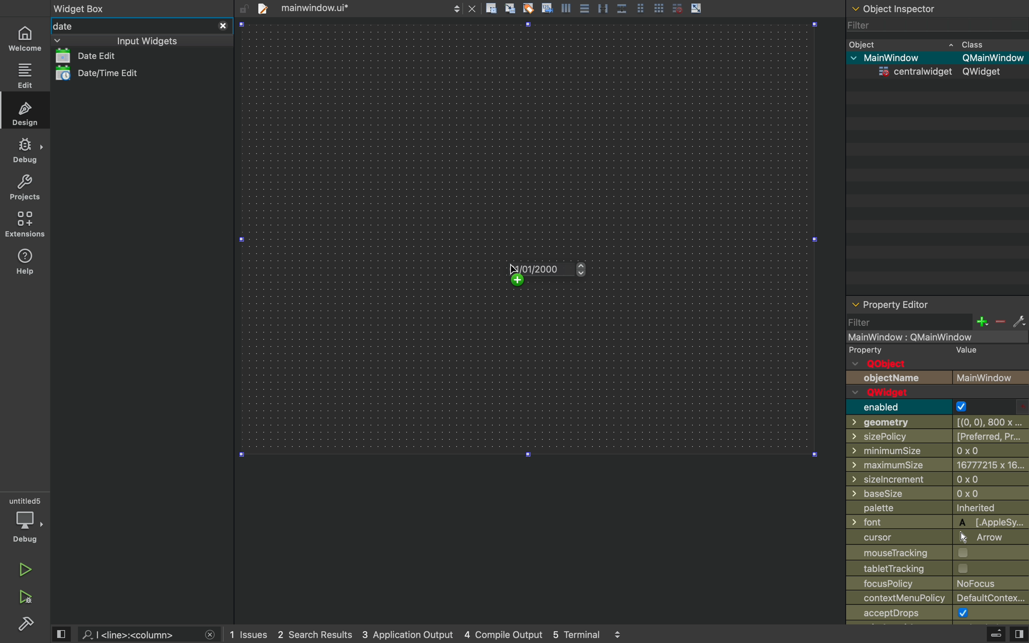 The width and height of the screenshot is (1029, 643). I want to click on maximumsize, so click(937, 466).